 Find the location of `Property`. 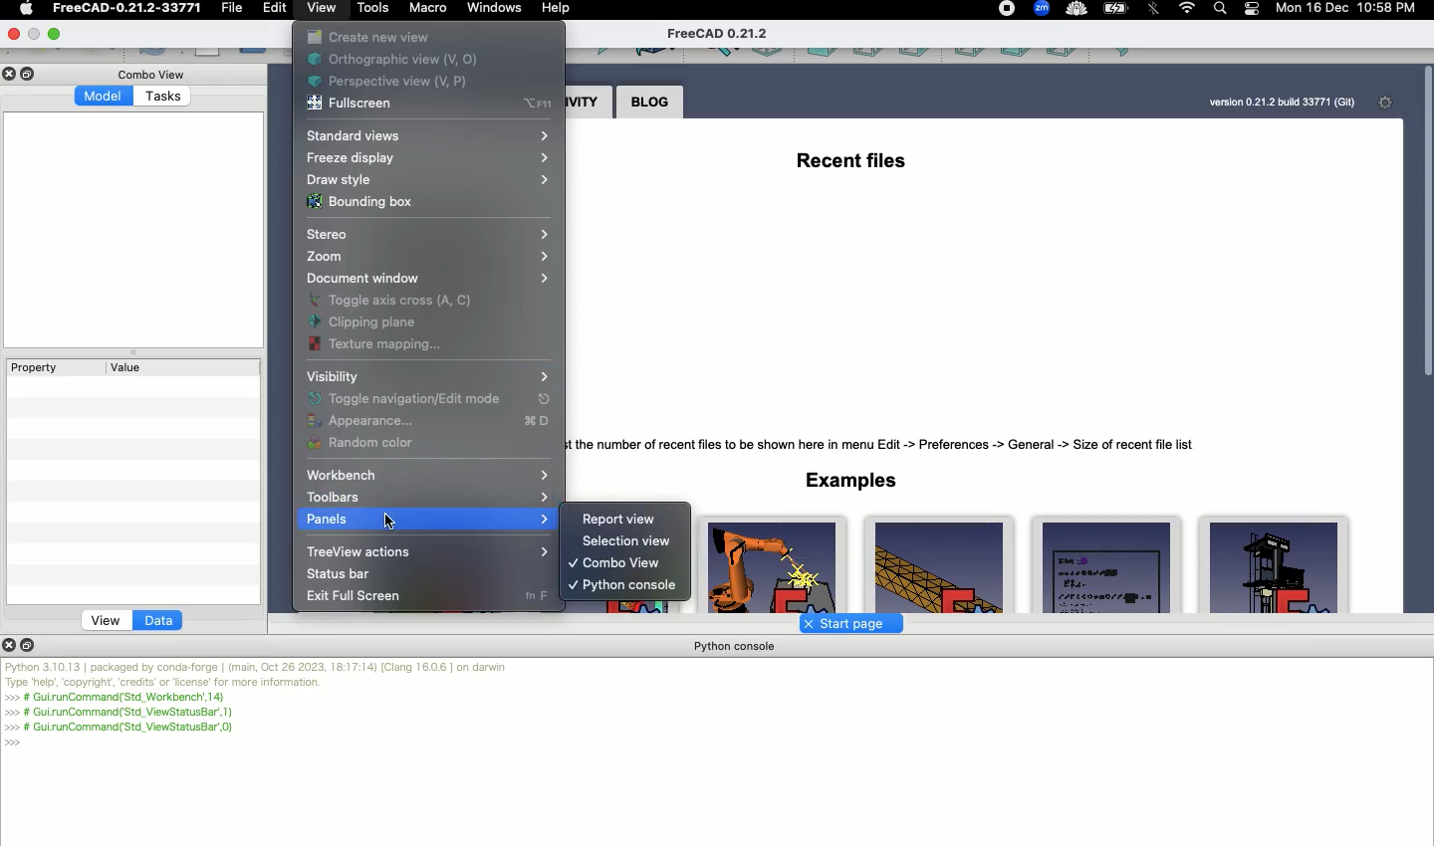

Property is located at coordinates (36, 367).